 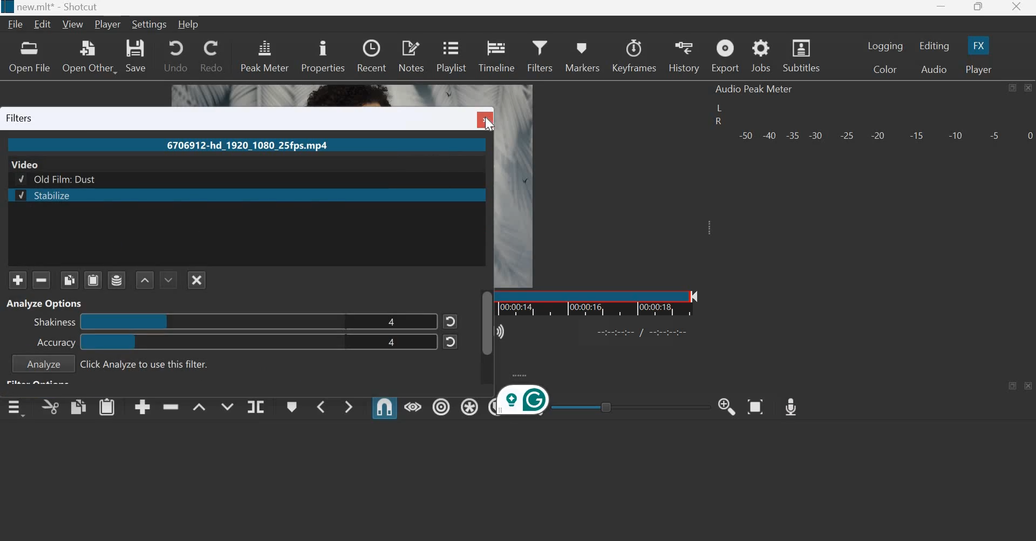 What do you see at coordinates (542, 55) in the screenshot?
I see `Filters` at bounding box center [542, 55].